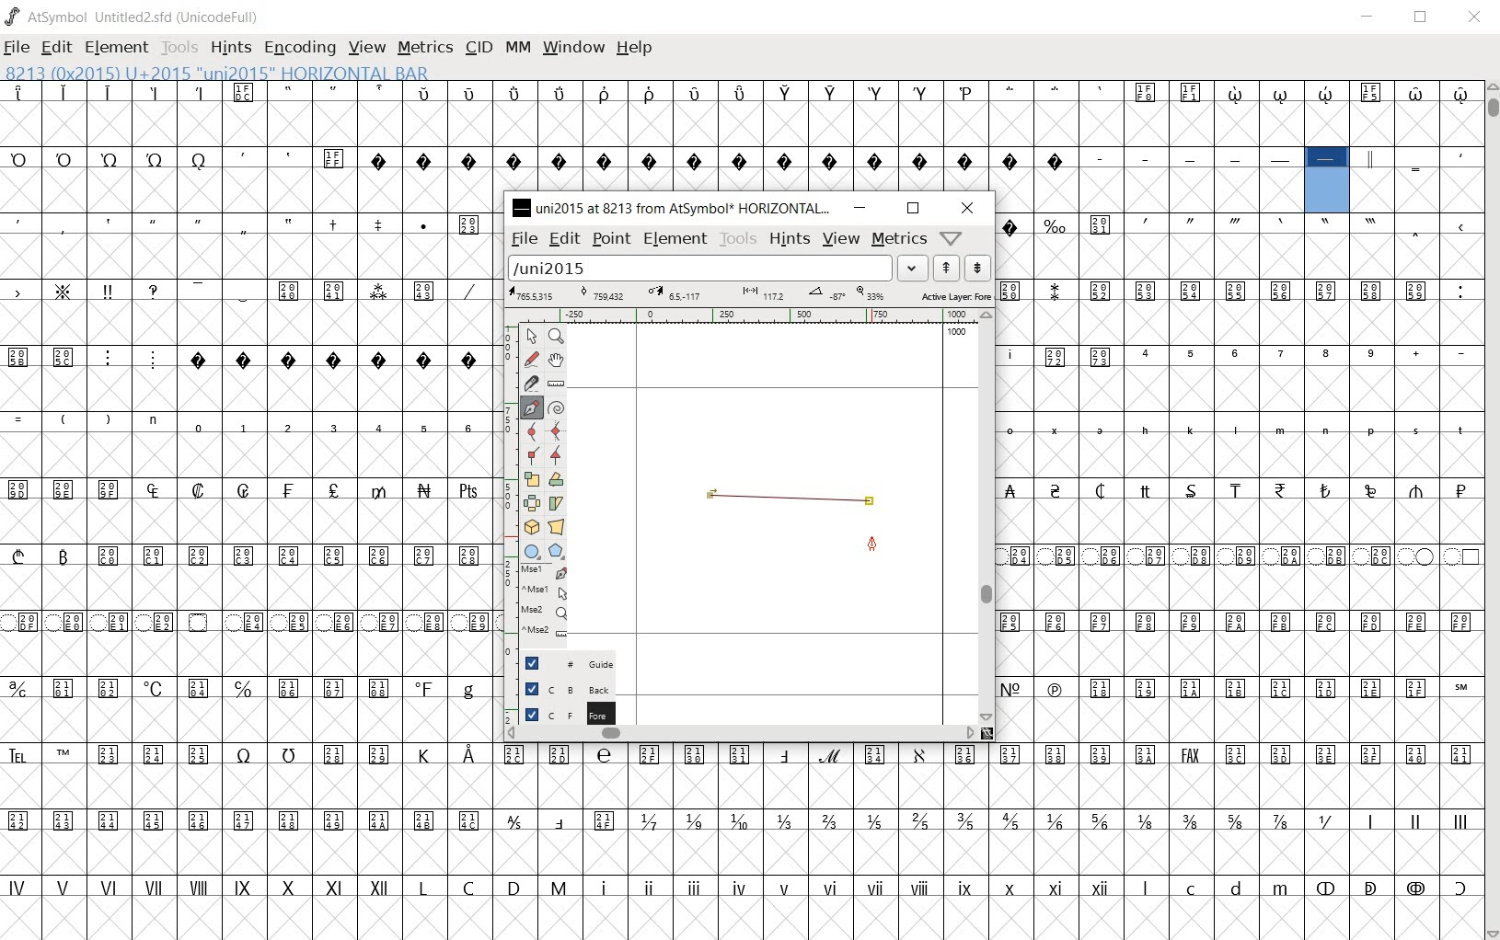 This screenshot has height=940, width=1500. What do you see at coordinates (1240, 476) in the screenshot?
I see `glyph characters` at bounding box center [1240, 476].